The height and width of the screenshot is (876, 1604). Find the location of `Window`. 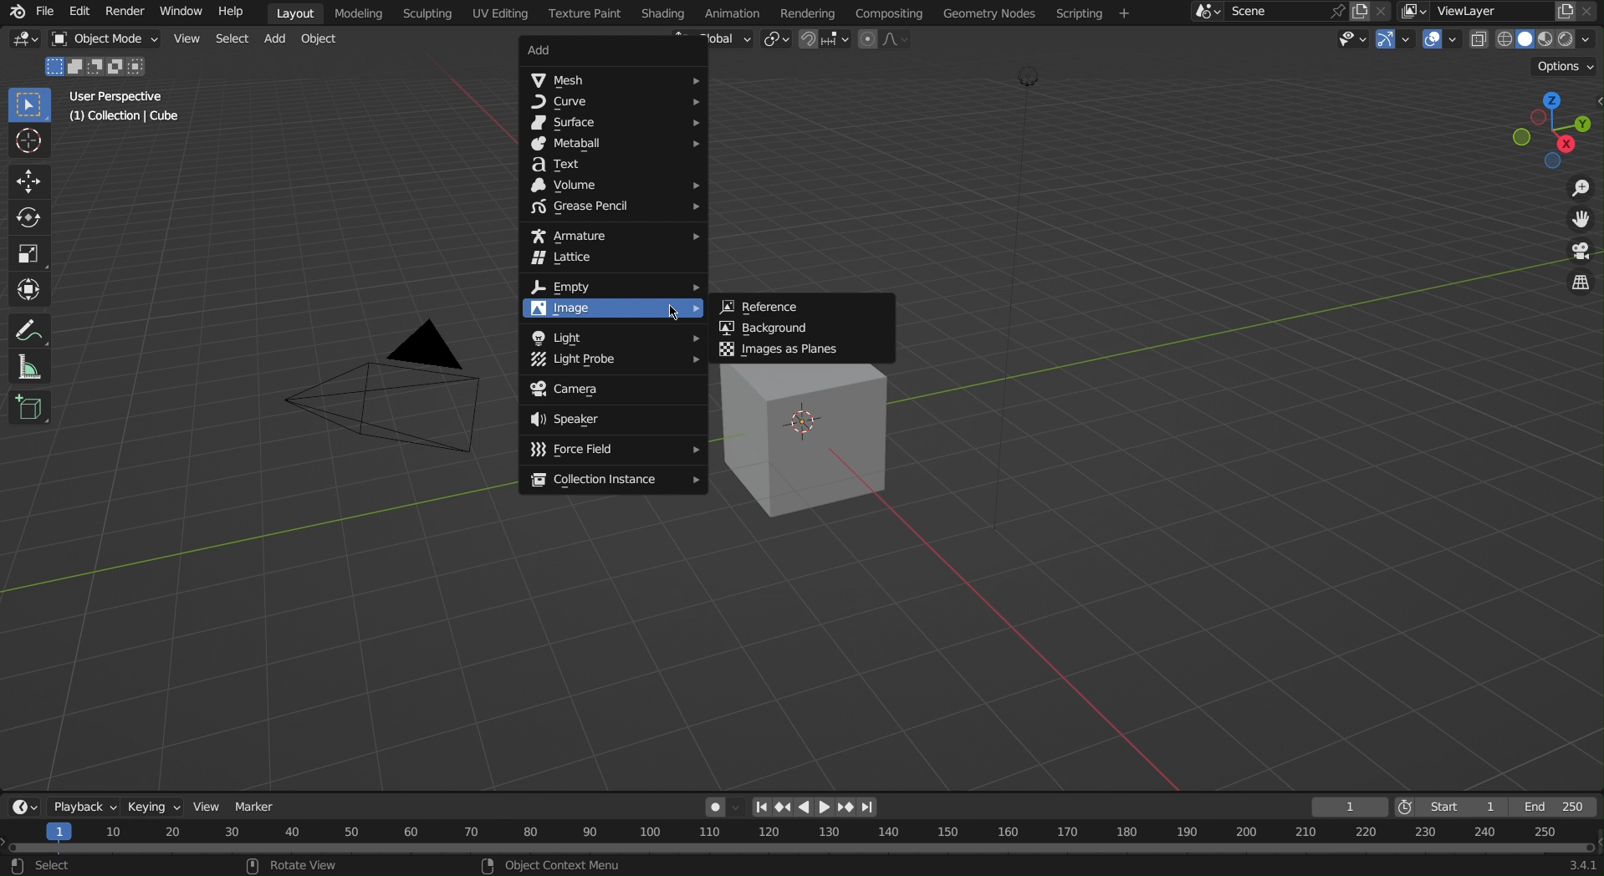

Window is located at coordinates (182, 13).